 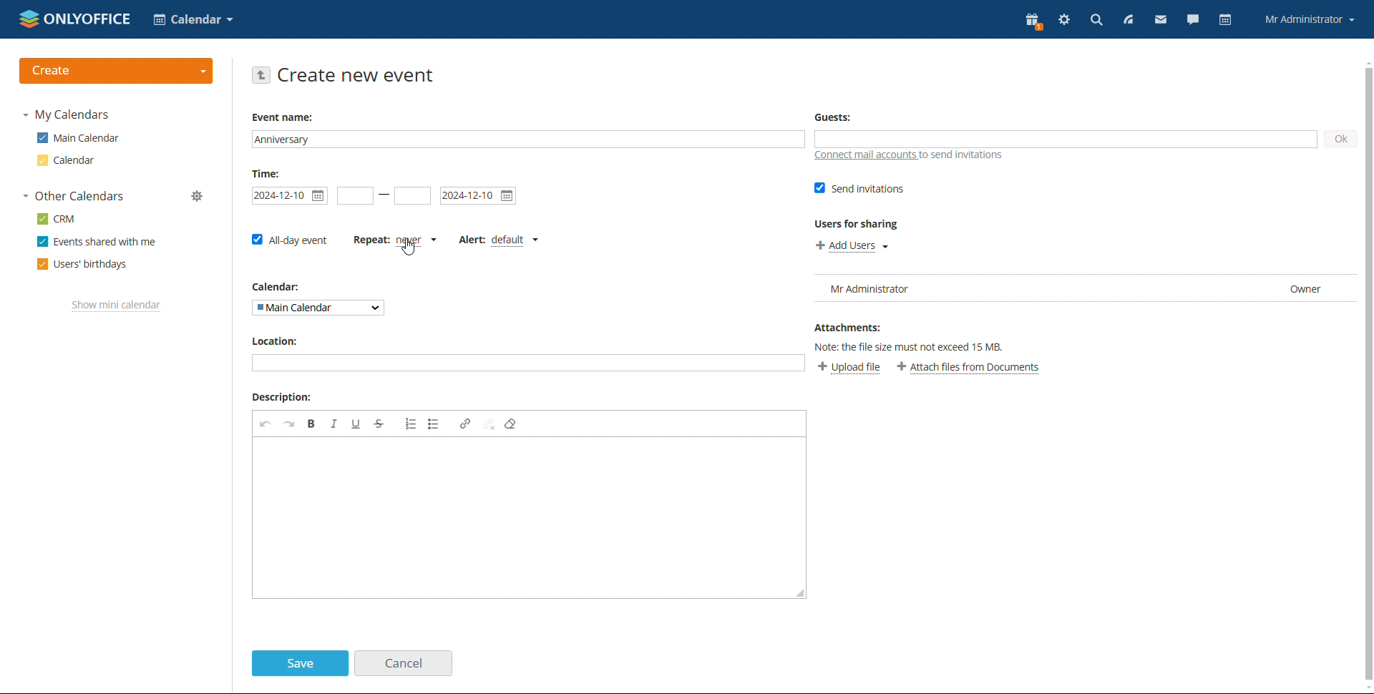 What do you see at coordinates (1083, 288) in the screenshot?
I see `user list` at bounding box center [1083, 288].